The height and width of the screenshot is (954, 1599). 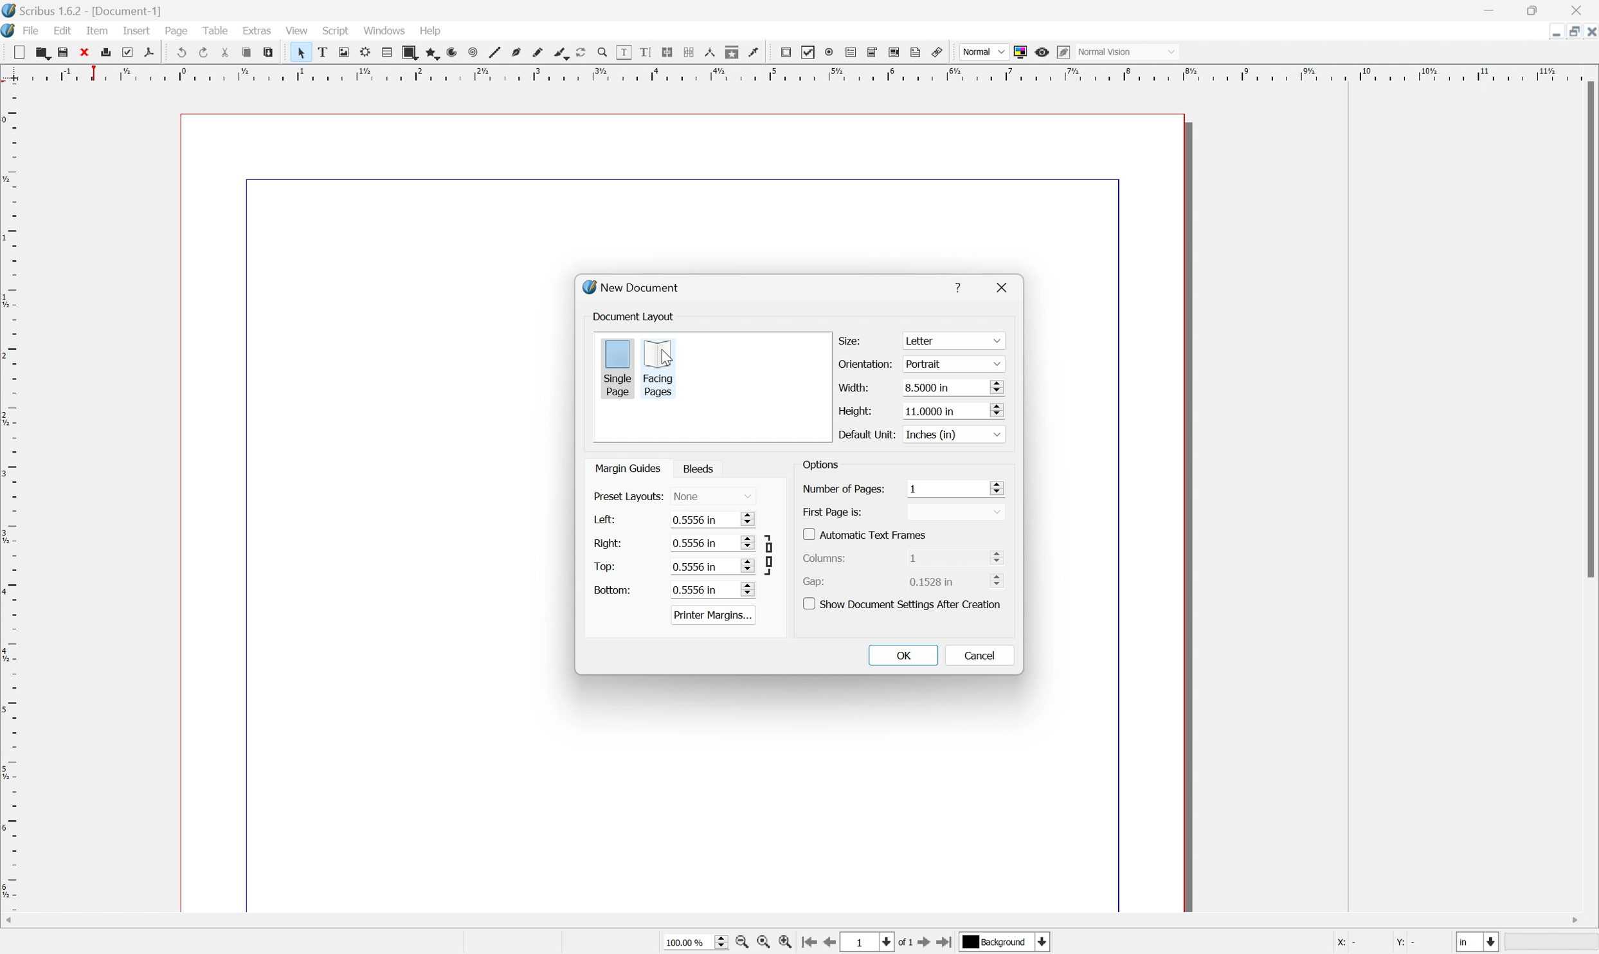 I want to click on 0.5556 in, so click(x=712, y=566).